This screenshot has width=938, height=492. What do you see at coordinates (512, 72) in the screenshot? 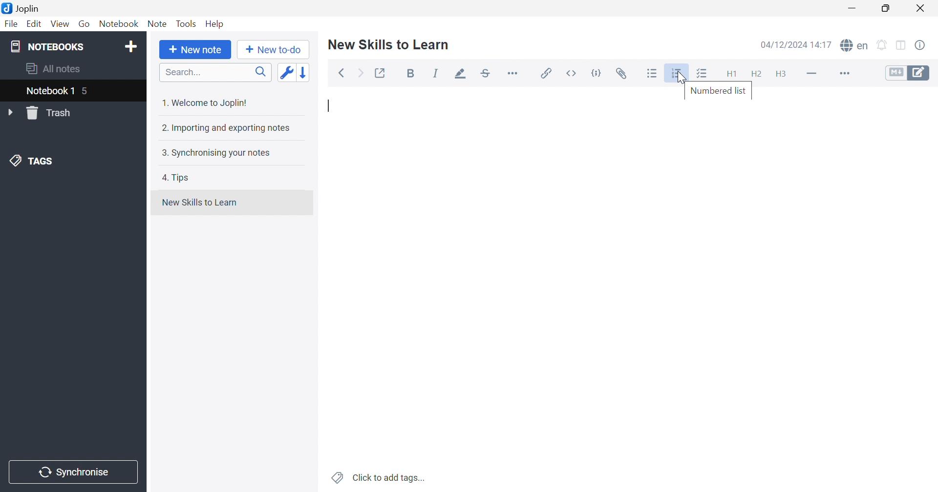
I see `More...` at bounding box center [512, 72].